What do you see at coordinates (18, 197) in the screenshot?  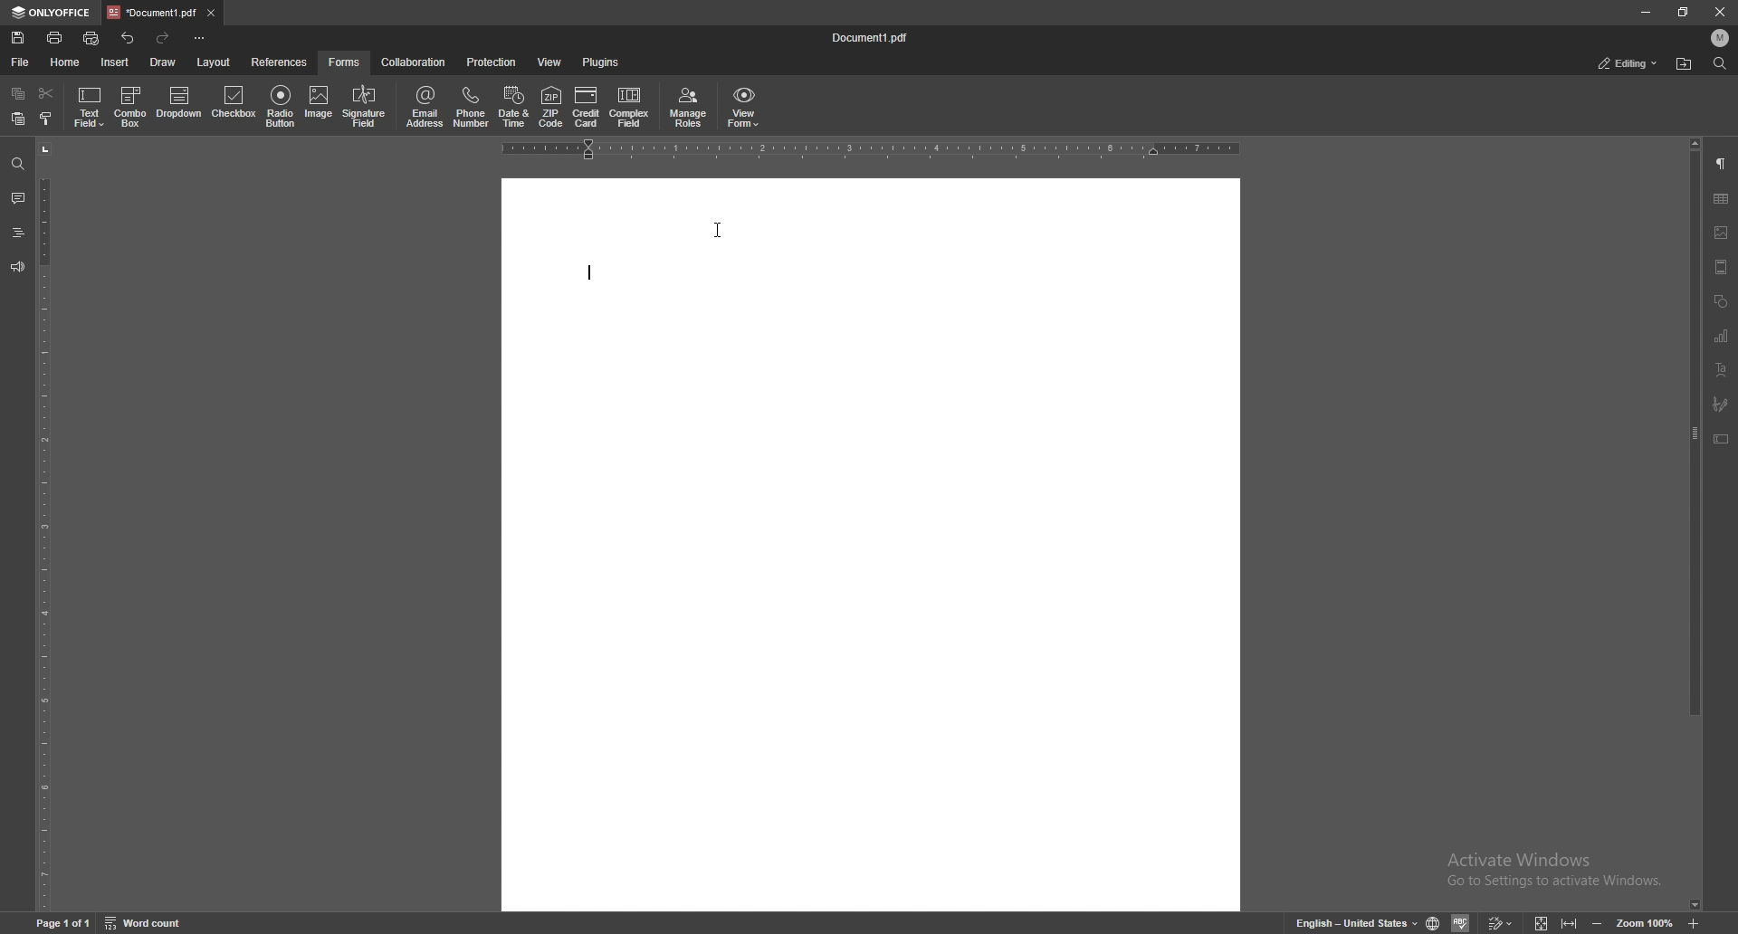 I see `comment` at bounding box center [18, 197].